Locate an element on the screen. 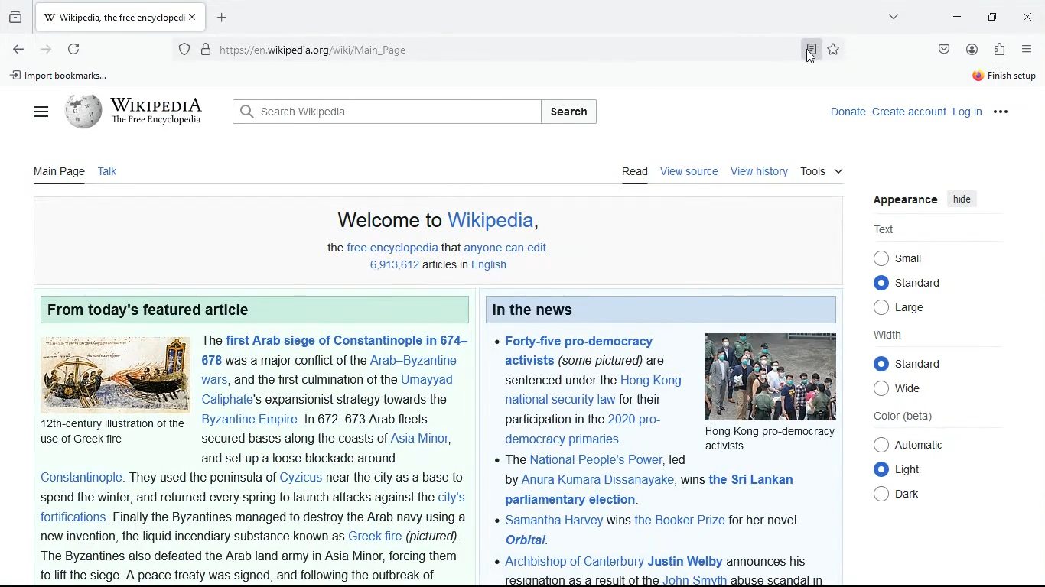  toggle reader view is located at coordinates (808, 50).